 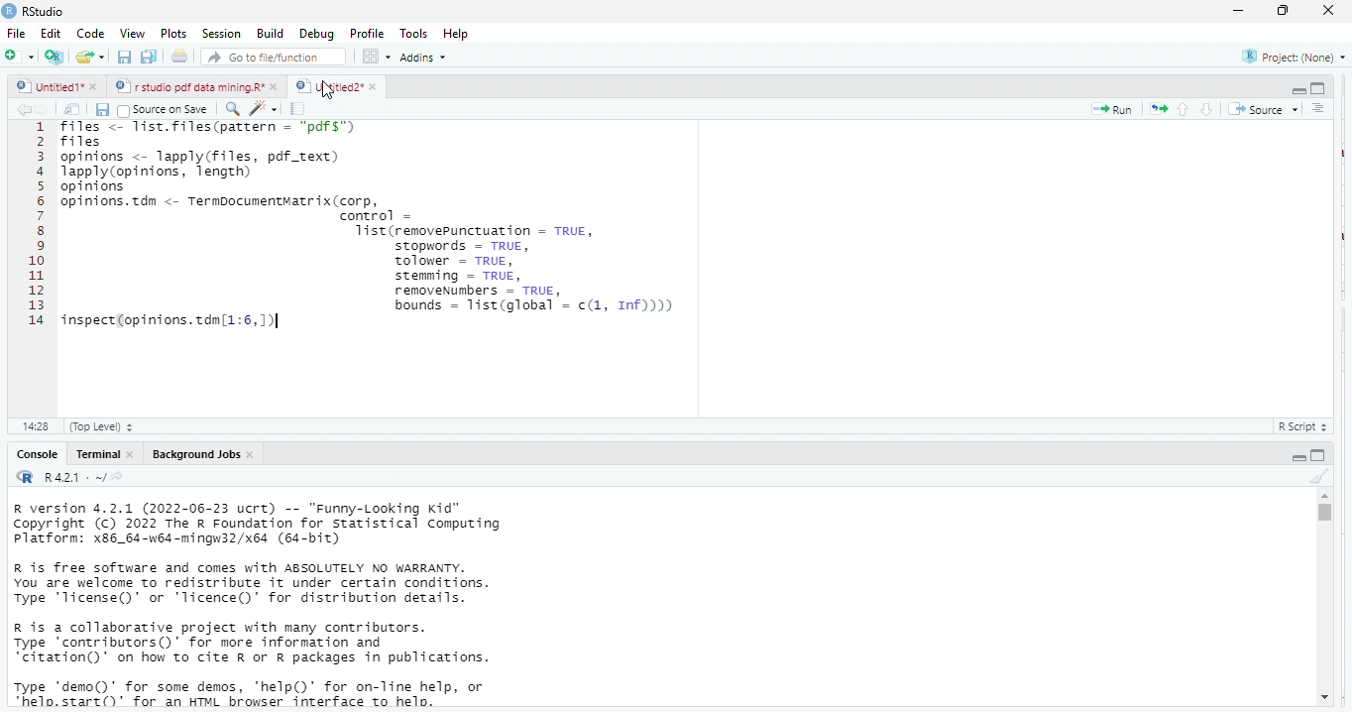 I want to click on tools, so click(x=416, y=32).